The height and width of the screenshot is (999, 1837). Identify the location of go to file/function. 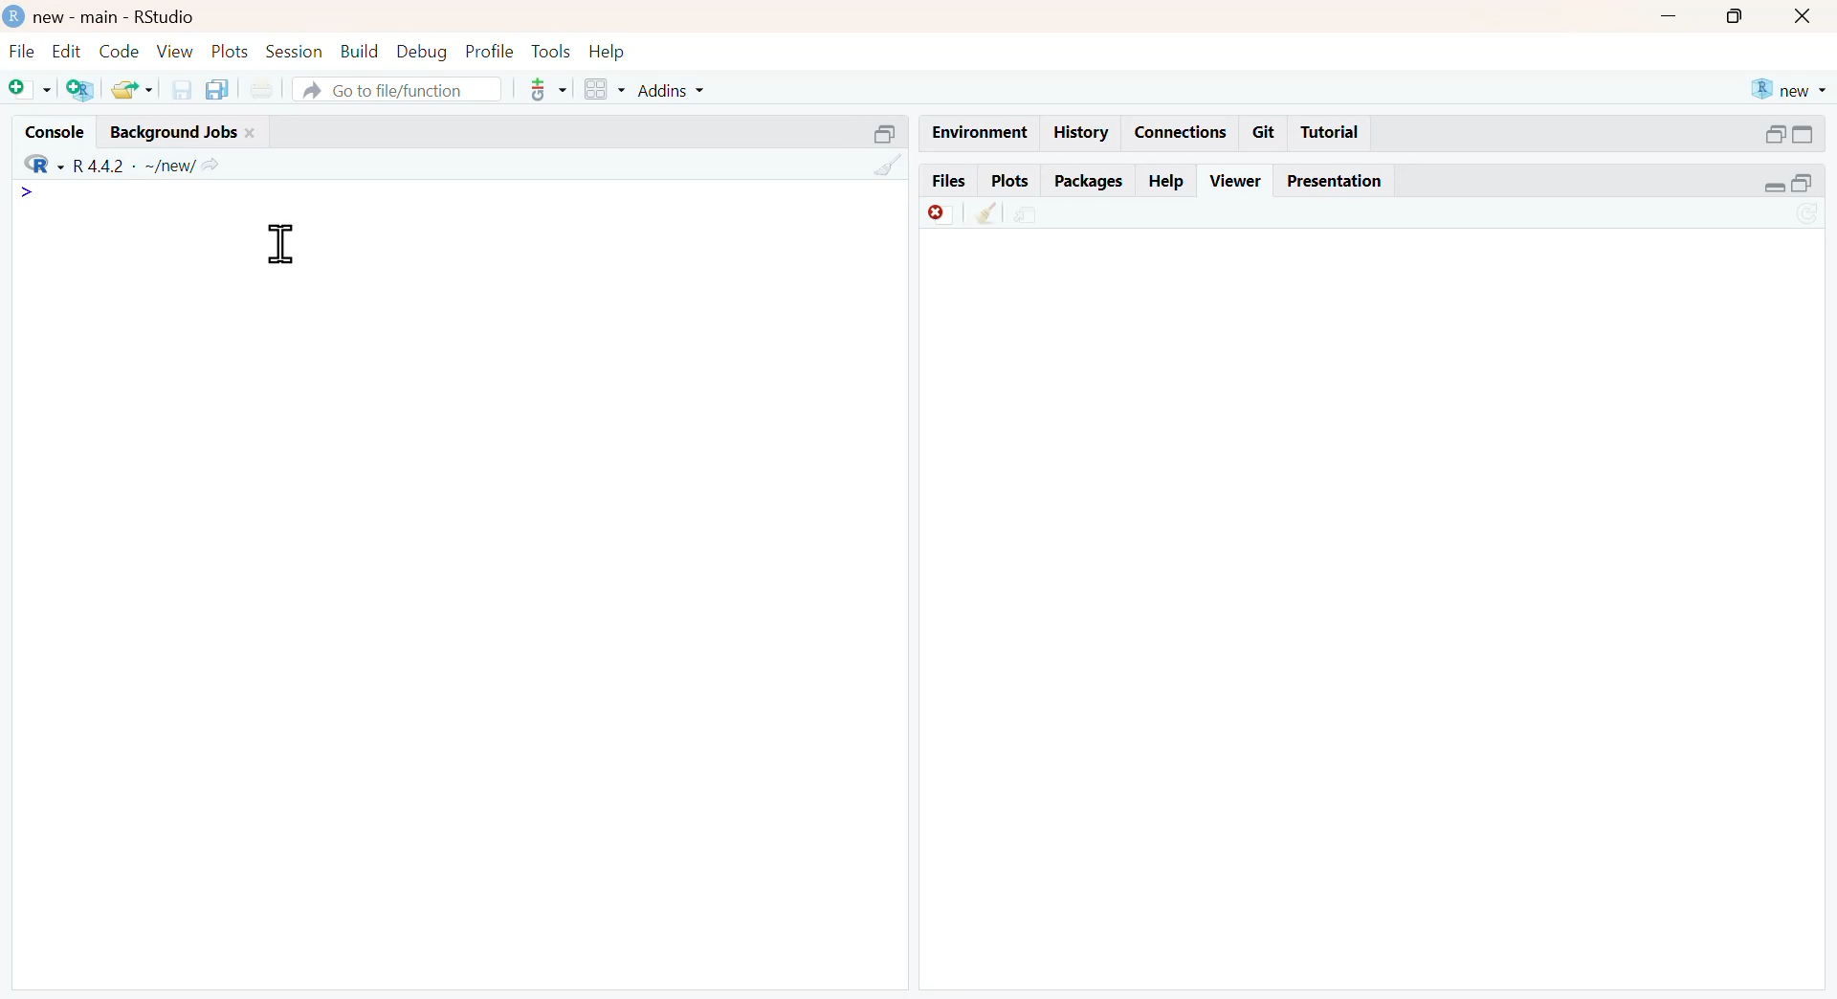
(399, 88).